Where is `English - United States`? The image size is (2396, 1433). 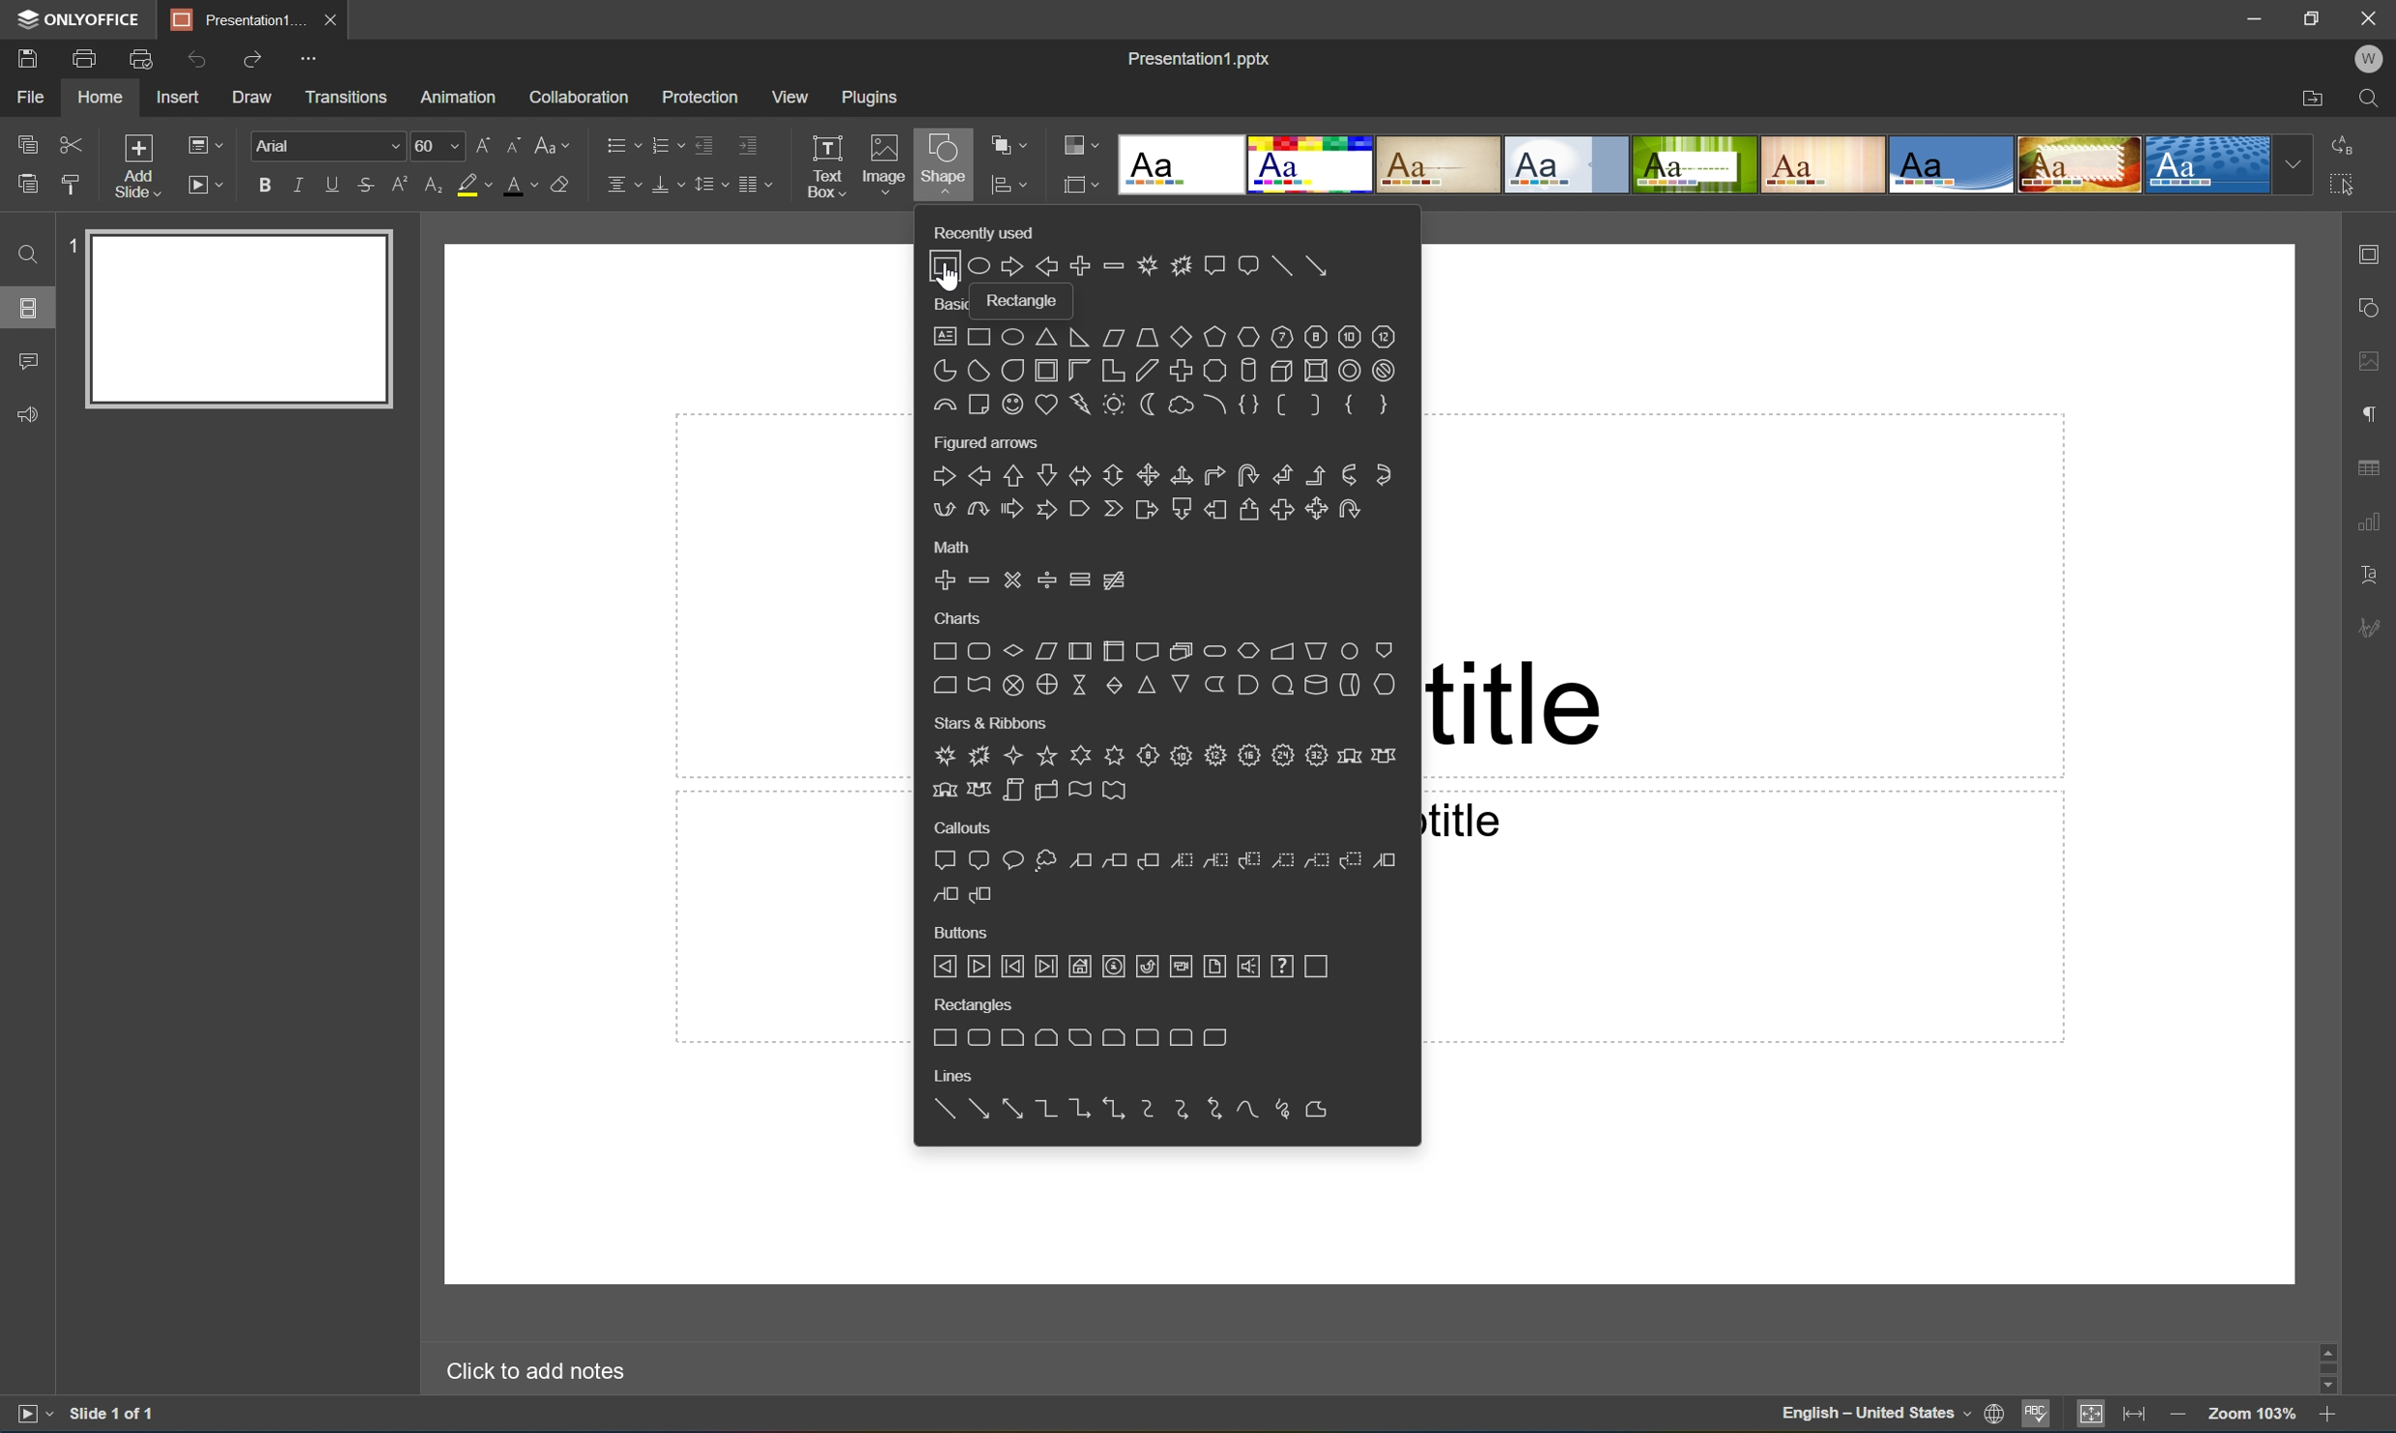
English - United States is located at coordinates (1875, 1418).